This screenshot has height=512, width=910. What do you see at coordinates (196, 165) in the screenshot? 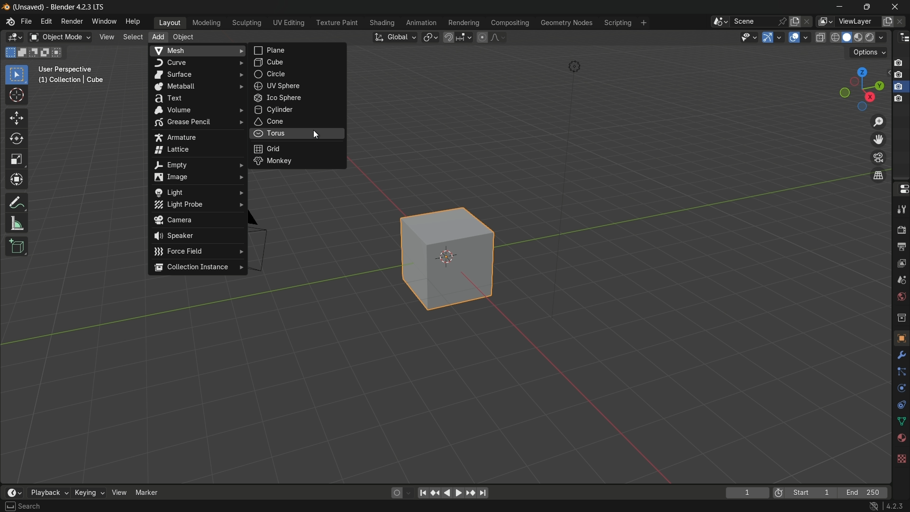
I see `empty` at bounding box center [196, 165].